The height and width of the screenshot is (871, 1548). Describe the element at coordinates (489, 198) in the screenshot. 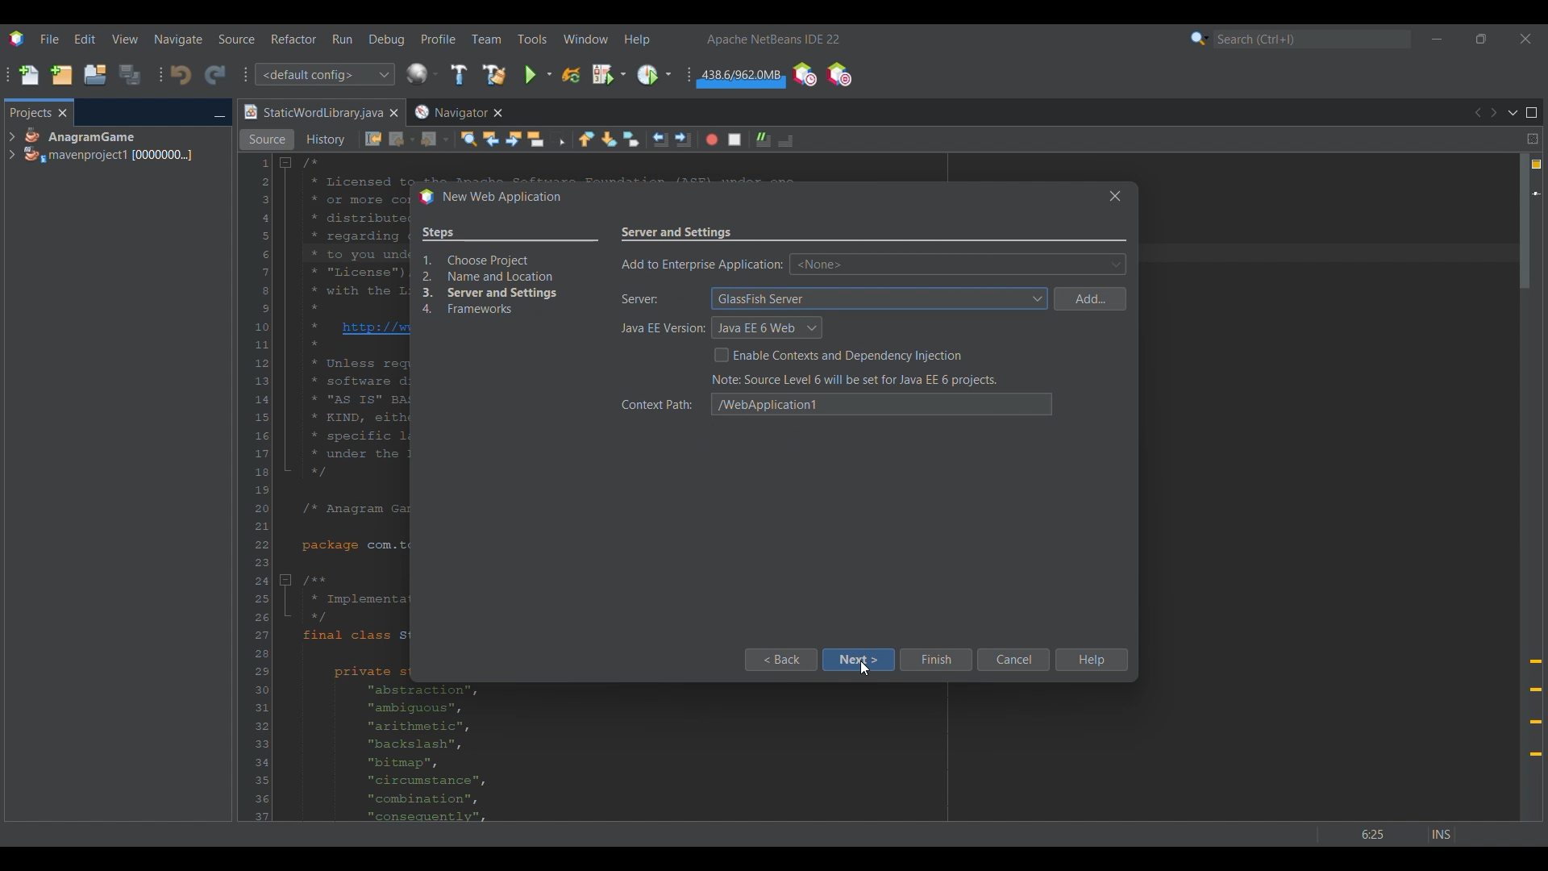

I see `Window title changed` at that location.